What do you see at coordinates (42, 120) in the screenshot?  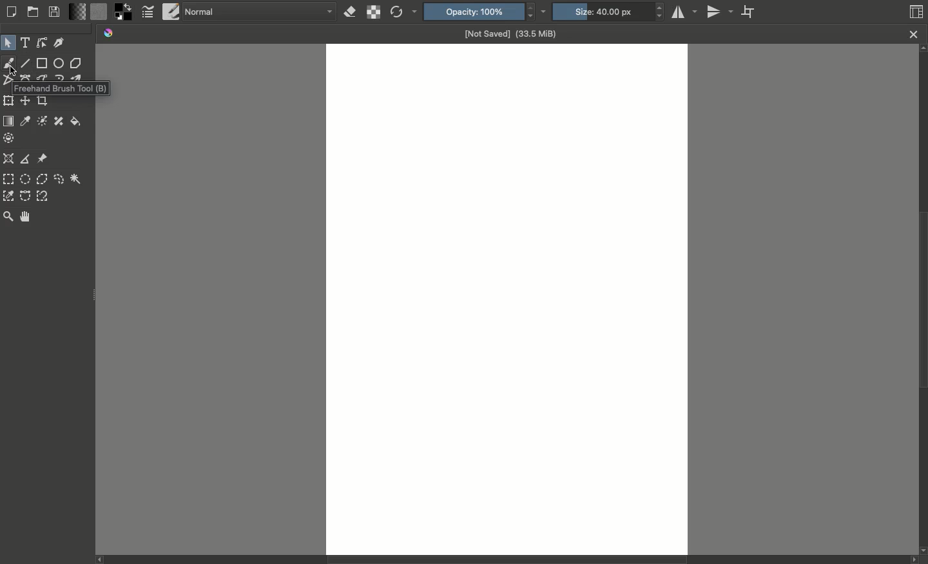 I see `Colorize mark tool` at bounding box center [42, 120].